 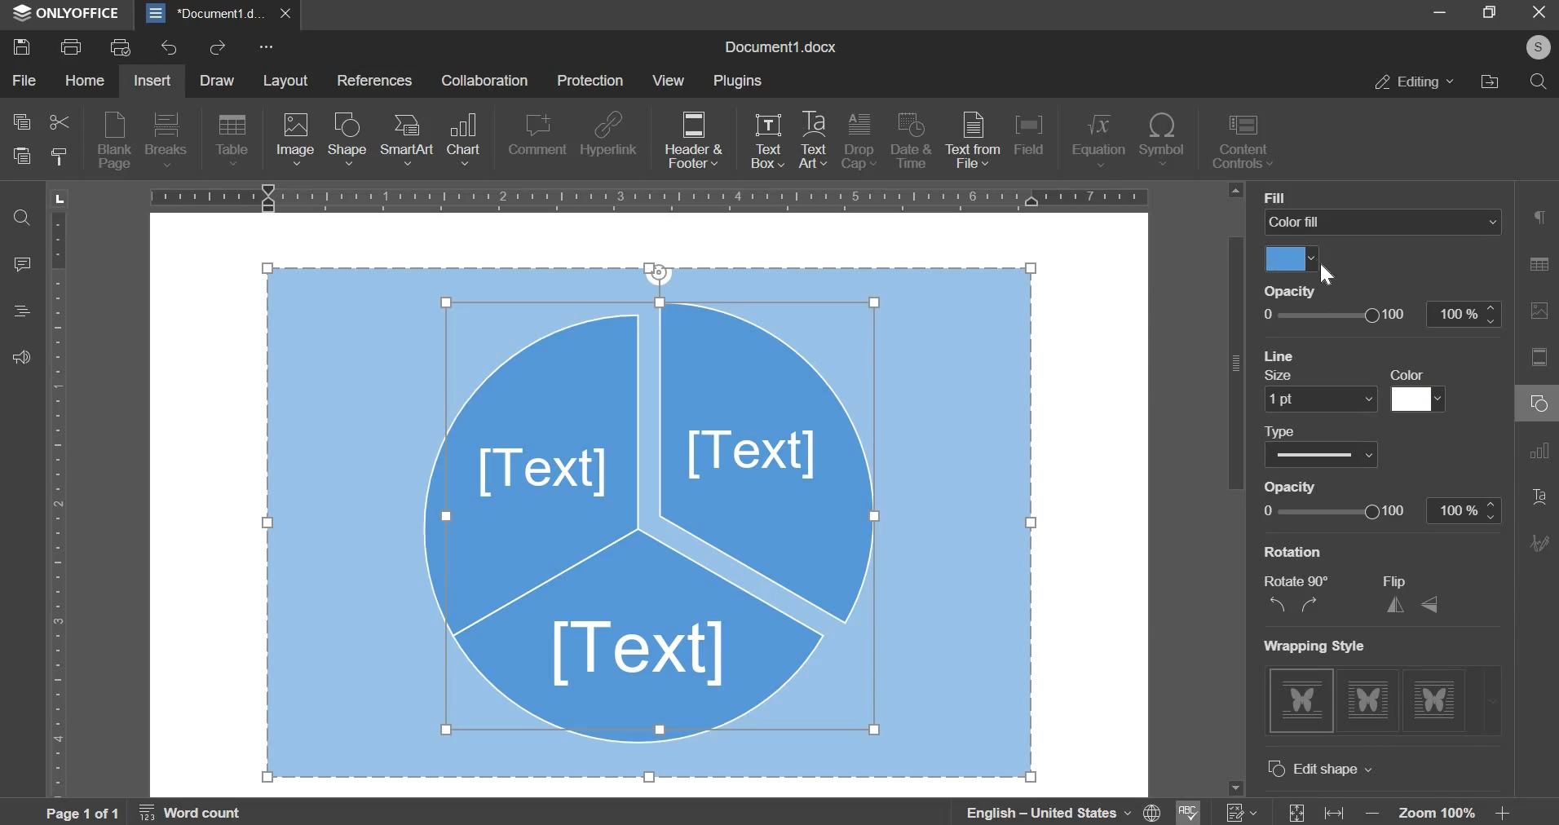 I want to click on vertical slider, so click(x=1236, y=492).